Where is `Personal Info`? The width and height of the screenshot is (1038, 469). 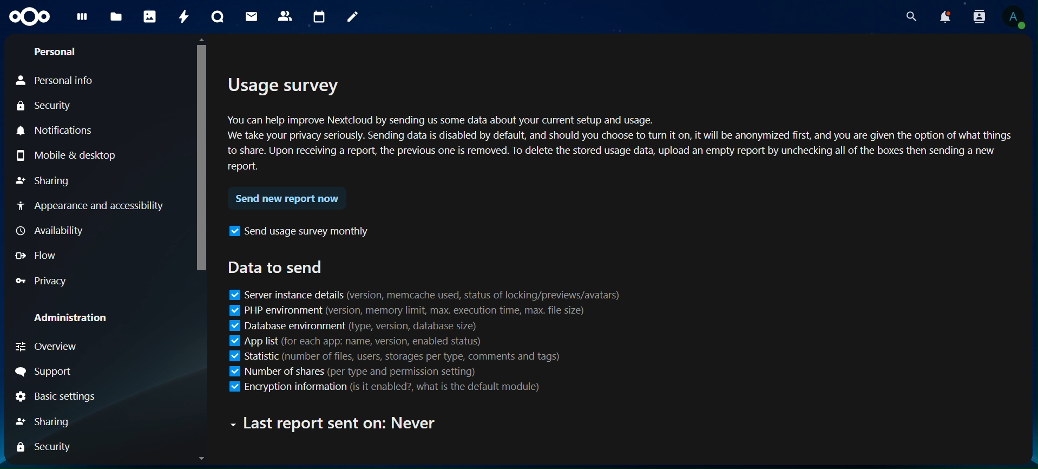 Personal Info is located at coordinates (72, 81).